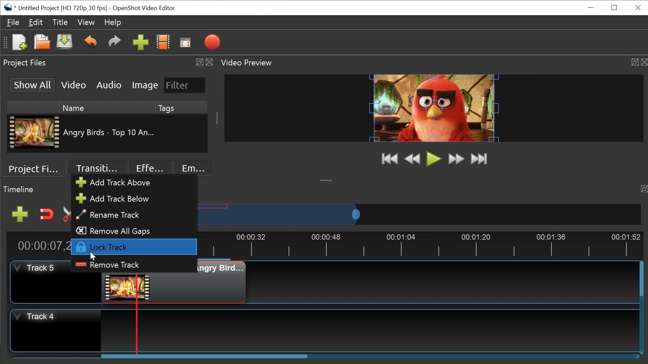  What do you see at coordinates (147, 168) in the screenshot?
I see `Effects` at bounding box center [147, 168].